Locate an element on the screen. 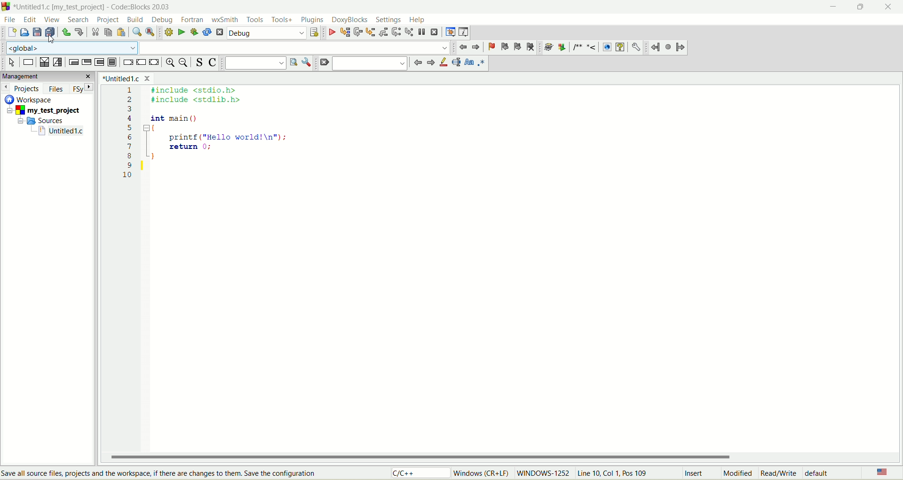  highlight is located at coordinates (442, 64).